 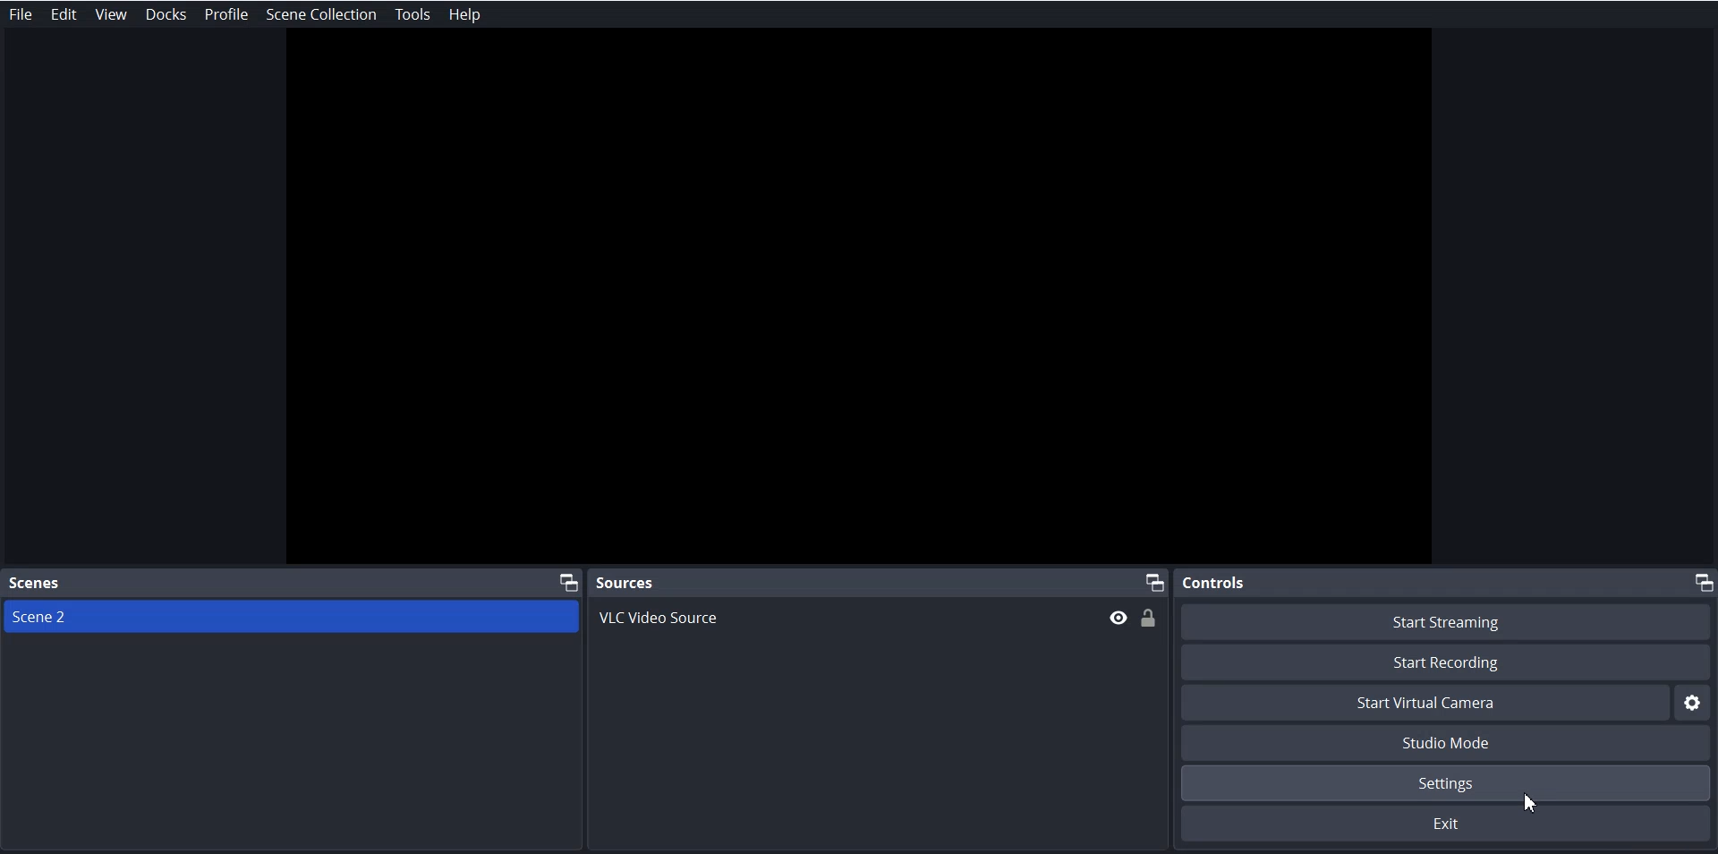 What do you see at coordinates (1449, 744) in the screenshot?
I see `Studio Mode` at bounding box center [1449, 744].